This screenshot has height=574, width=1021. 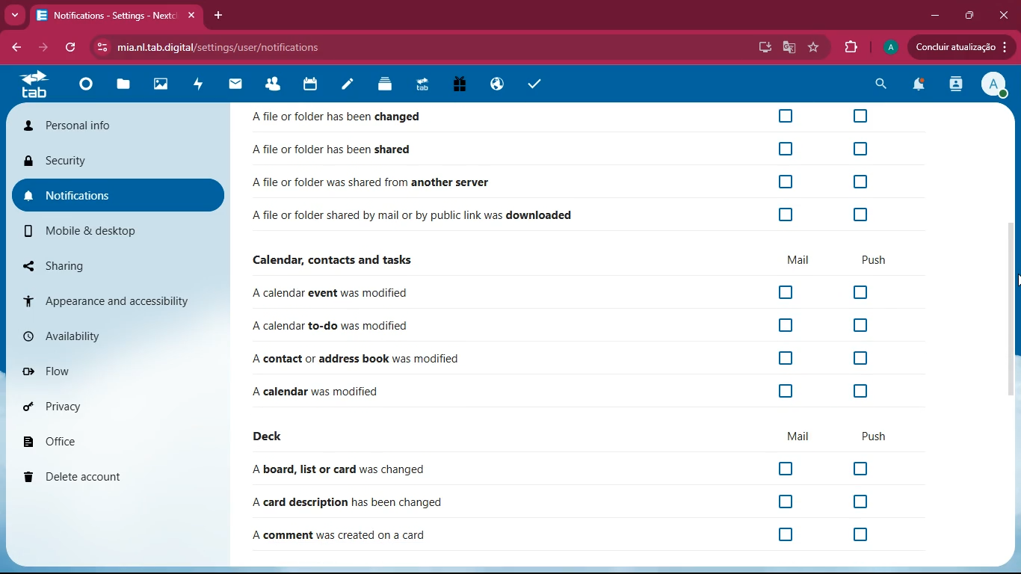 What do you see at coordinates (110, 335) in the screenshot?
I see `availability` at bounding box center [110, 335].